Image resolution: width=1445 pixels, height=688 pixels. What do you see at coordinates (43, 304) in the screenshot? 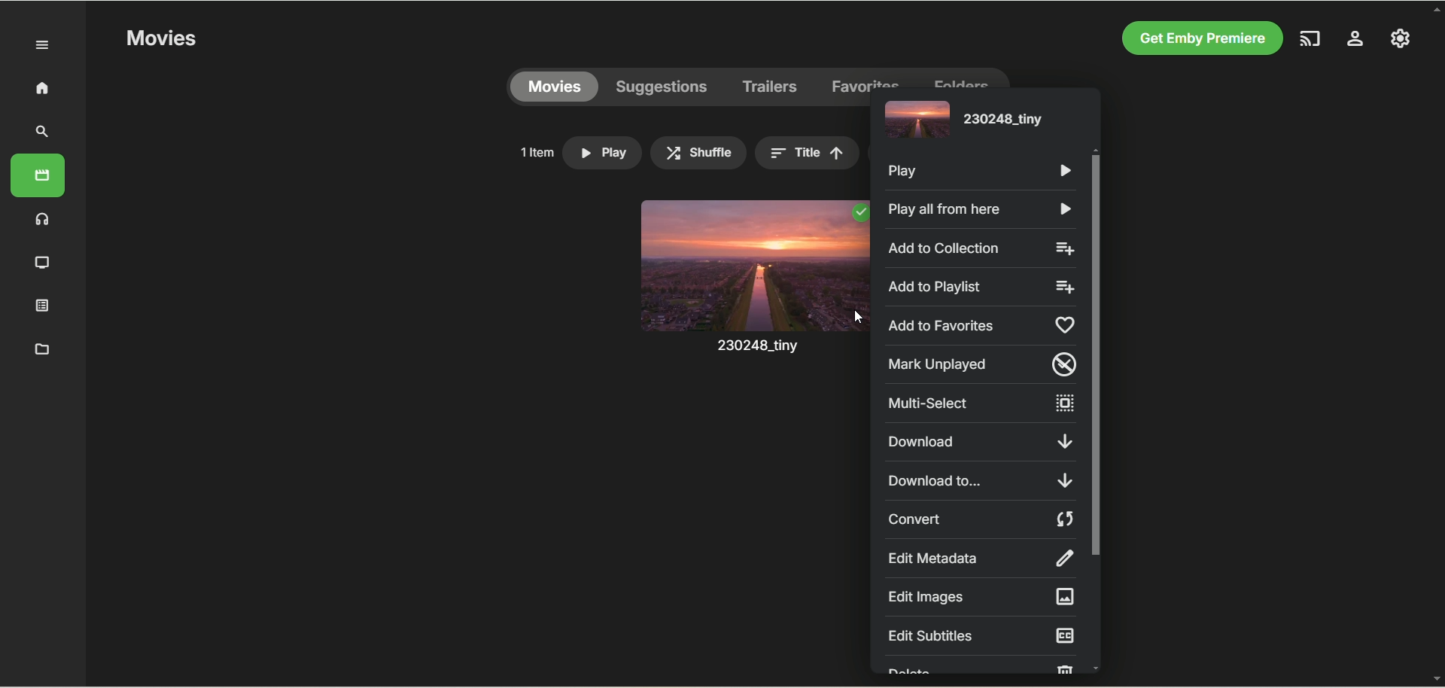
I see `playlist` at bounding box center [43, 304].